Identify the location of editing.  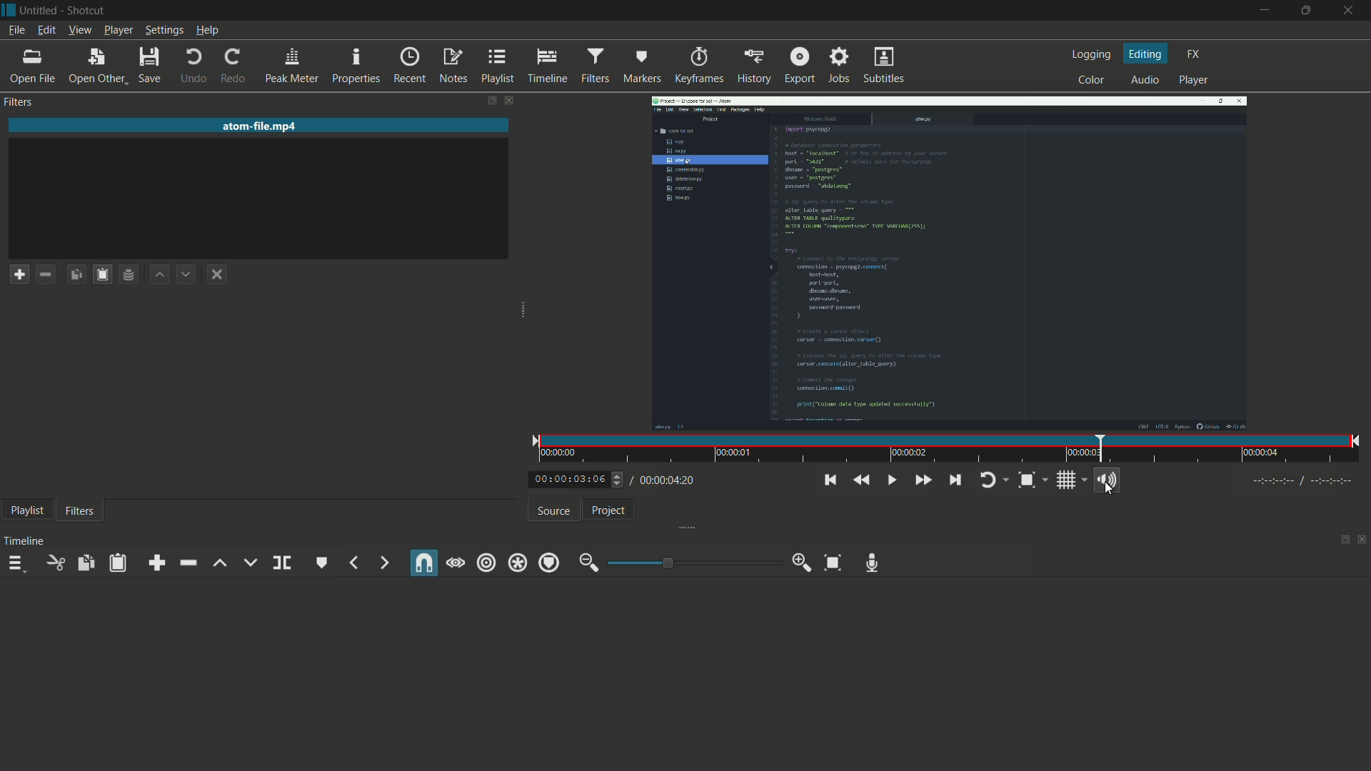
(1147, 54).